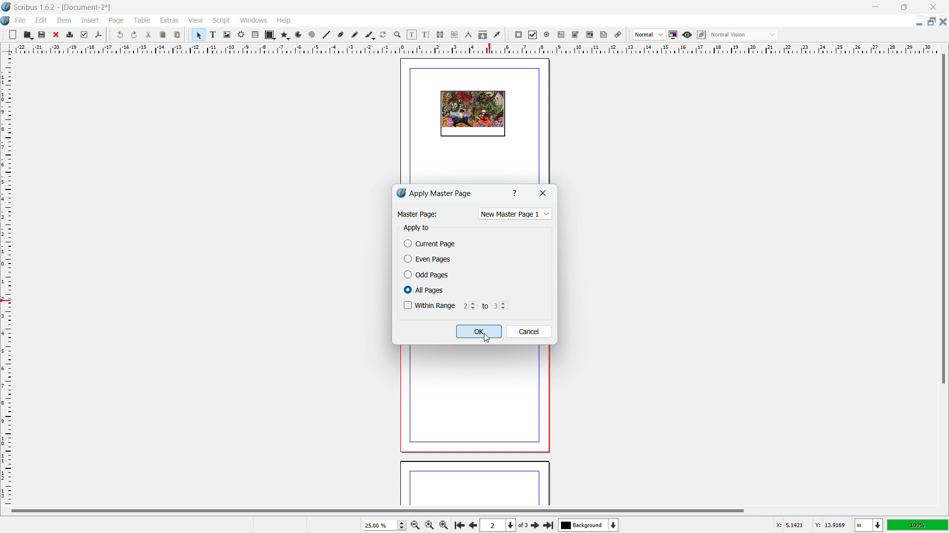 This screenshot has width=949, height=533. Describe the element at coordinates (270, 35) in the screenshot. I see `shape` at that location.